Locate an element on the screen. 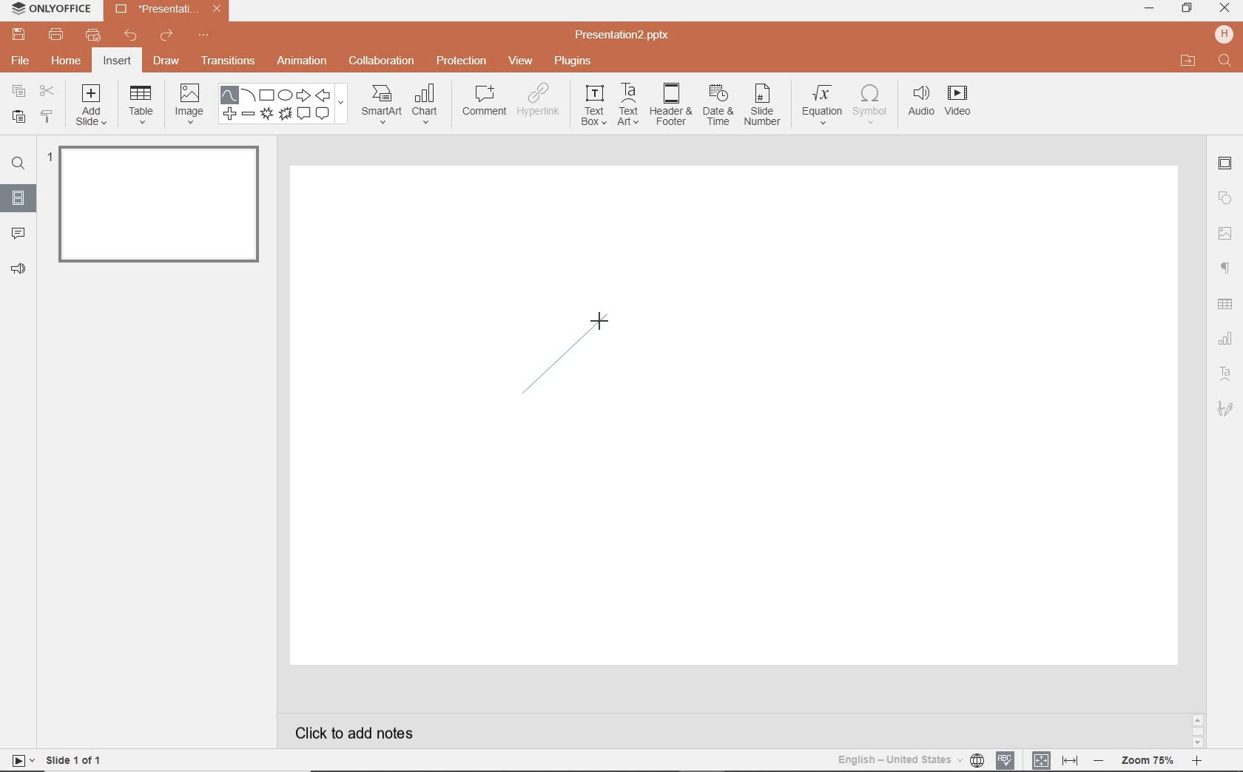  FIND is located at coordinates (1225, 61).